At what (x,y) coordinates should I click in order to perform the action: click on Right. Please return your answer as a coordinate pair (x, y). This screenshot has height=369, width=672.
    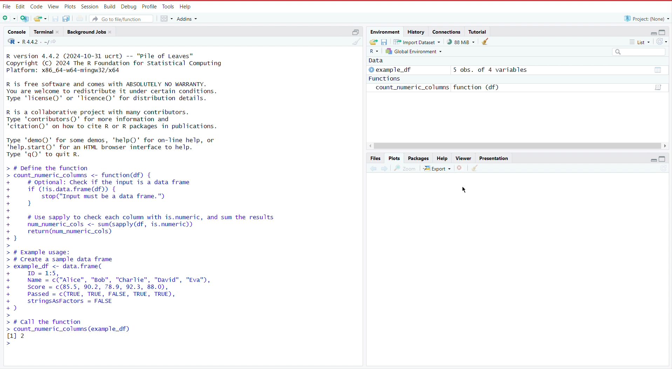
    Looking at the image, I should click on (666, 146).